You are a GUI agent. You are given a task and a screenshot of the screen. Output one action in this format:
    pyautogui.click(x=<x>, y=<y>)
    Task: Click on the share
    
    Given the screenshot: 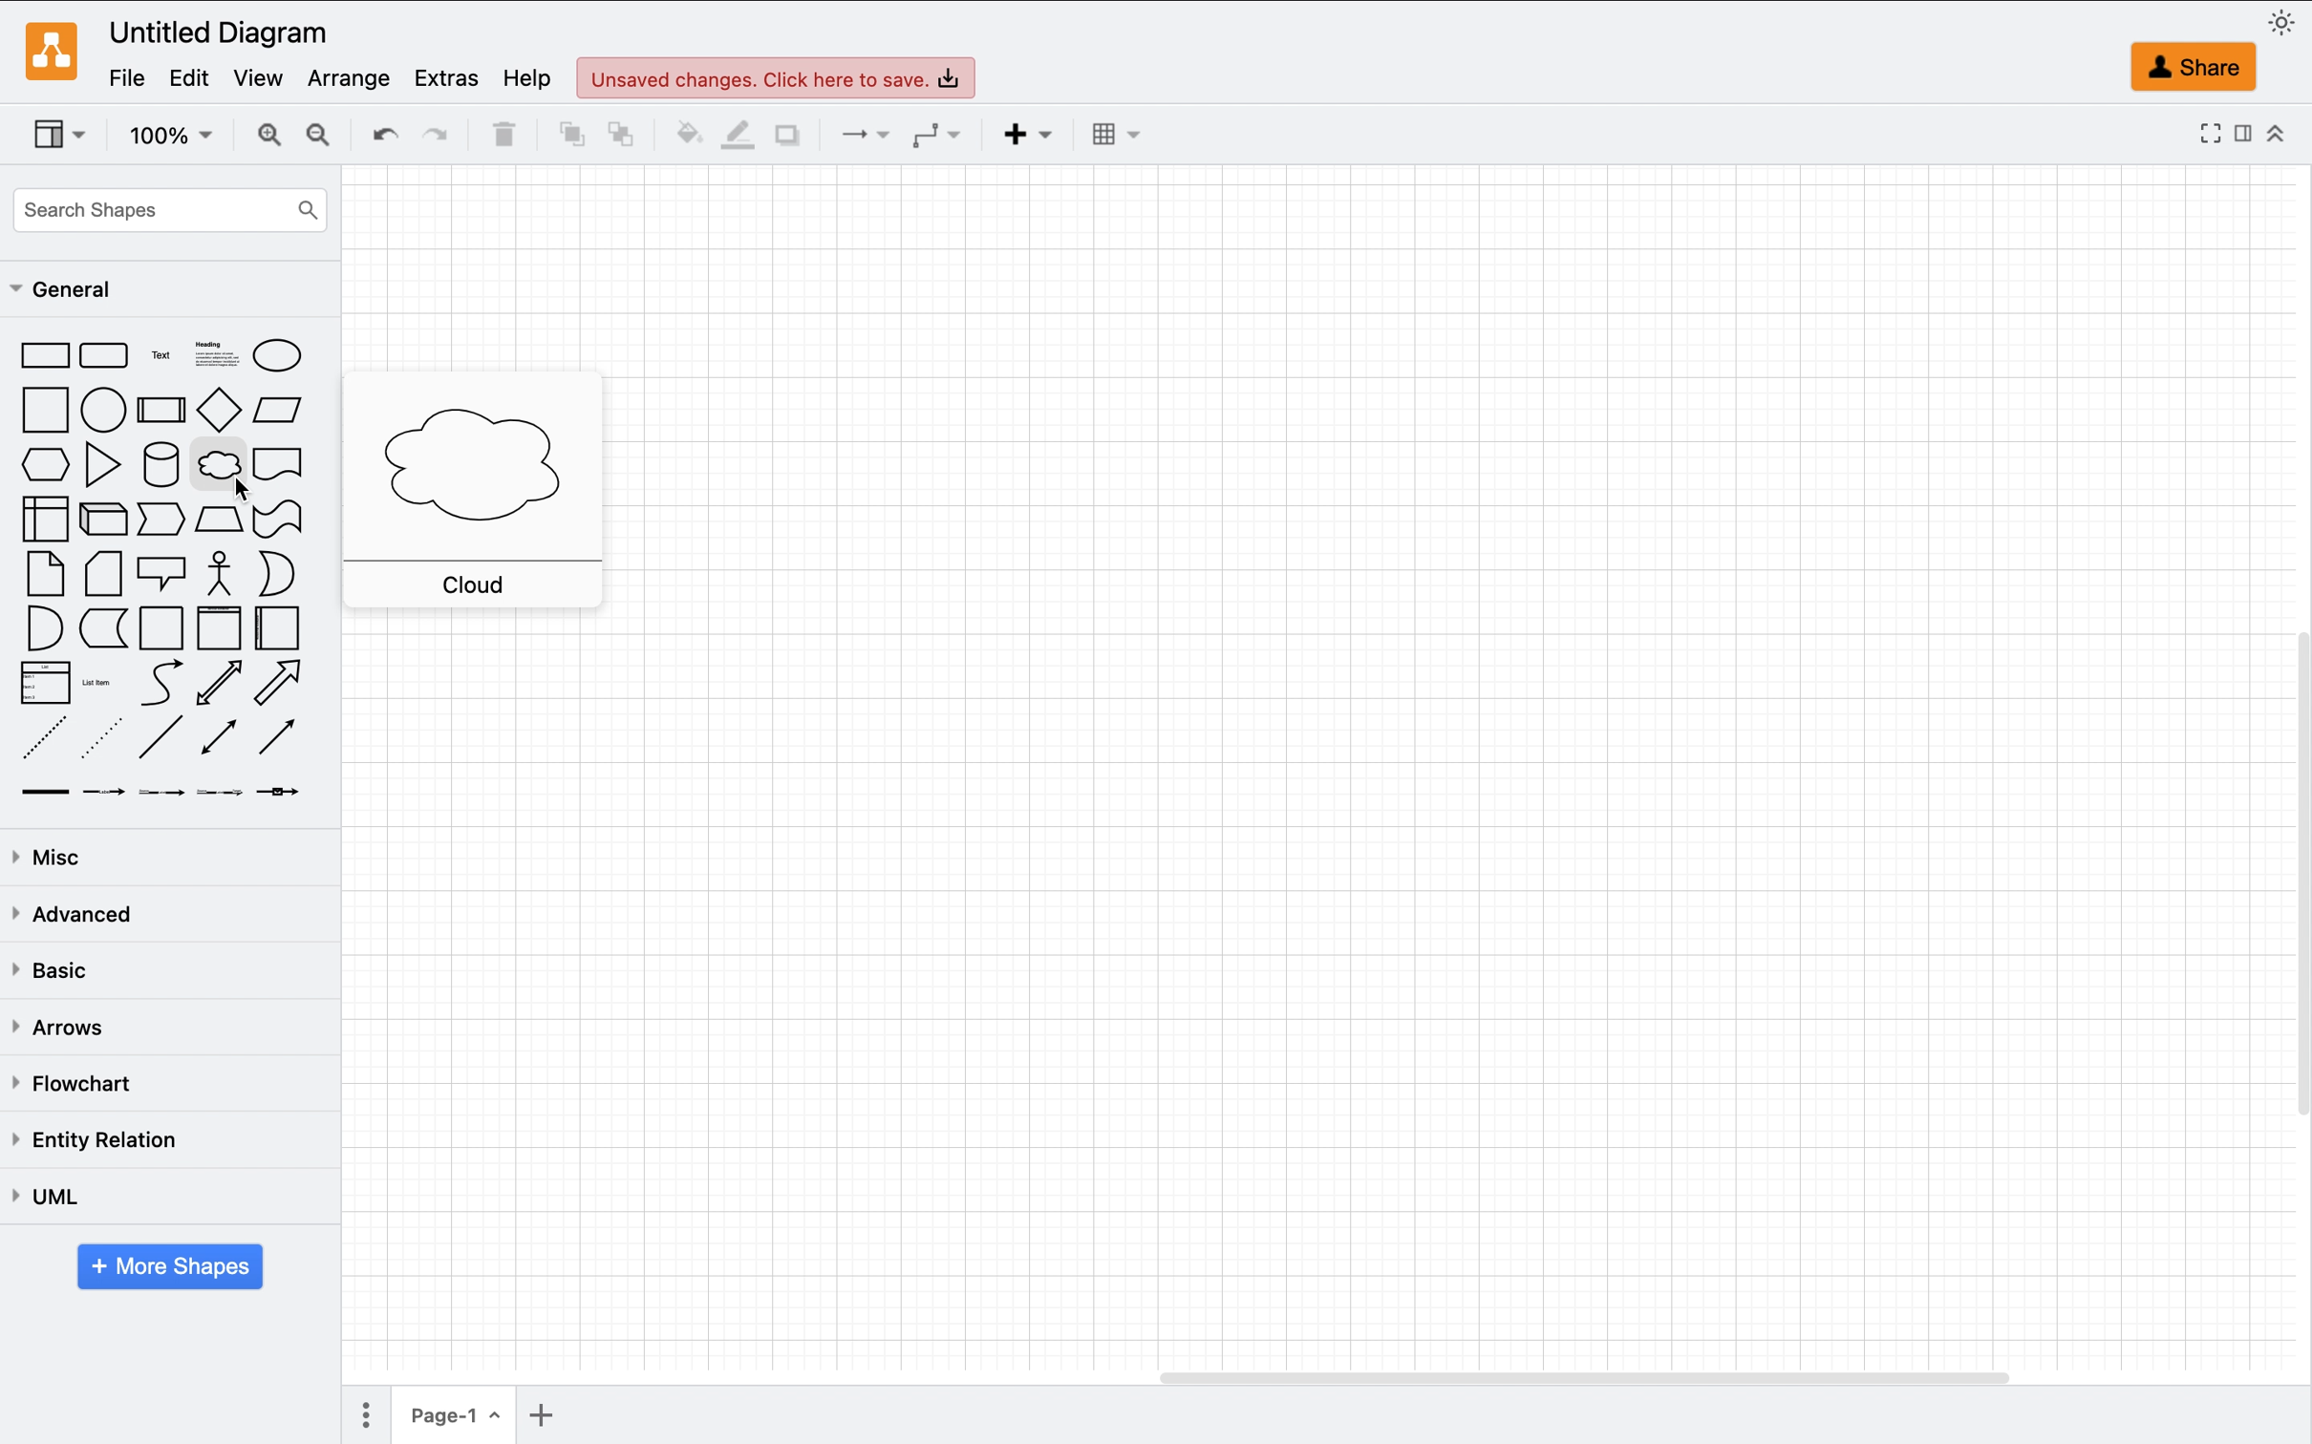 What is the action you would take?
    pyautogui.click(x=2183, y=65)
    